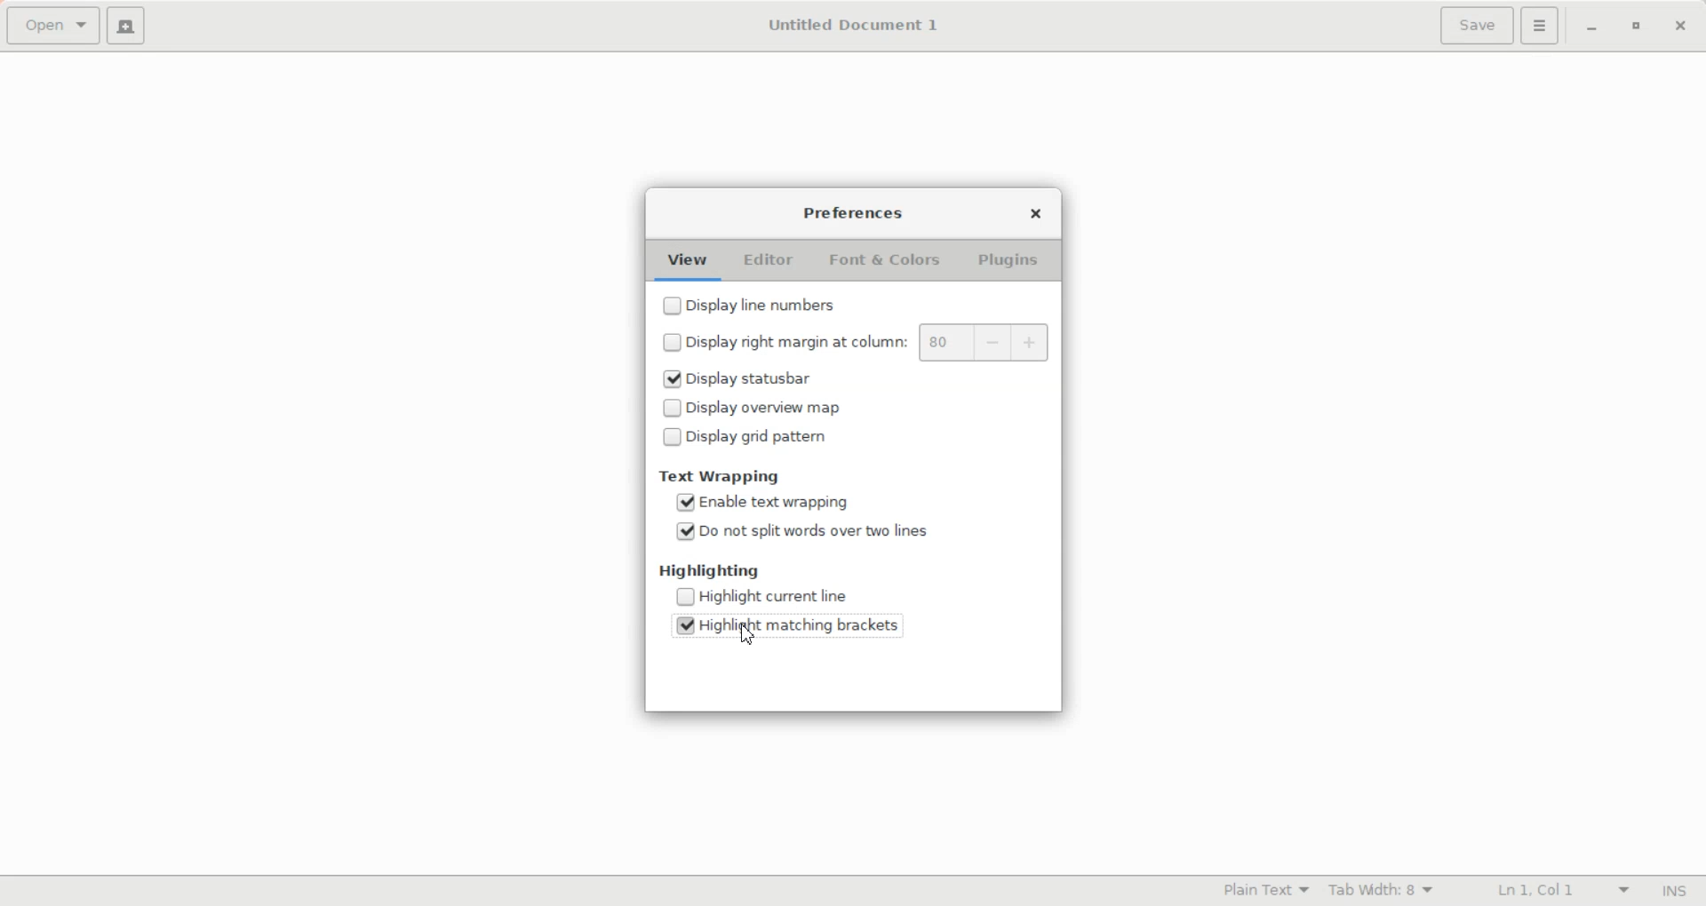  What do you see at coordinates (855, 213) in the screenshot?
I see `Preferences` at bounding box center [855, 213].